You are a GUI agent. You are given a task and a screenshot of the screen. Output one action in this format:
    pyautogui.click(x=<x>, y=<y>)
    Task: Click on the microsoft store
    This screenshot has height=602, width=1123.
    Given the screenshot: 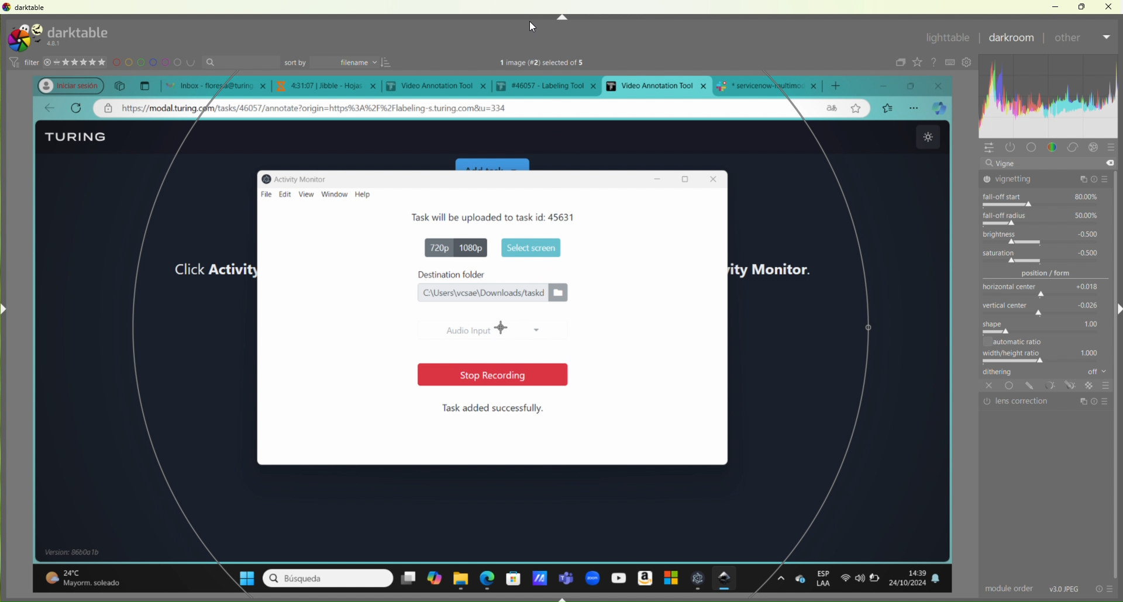 What is the action you would take?
    pyautogui.click(x=513, y=577)
    